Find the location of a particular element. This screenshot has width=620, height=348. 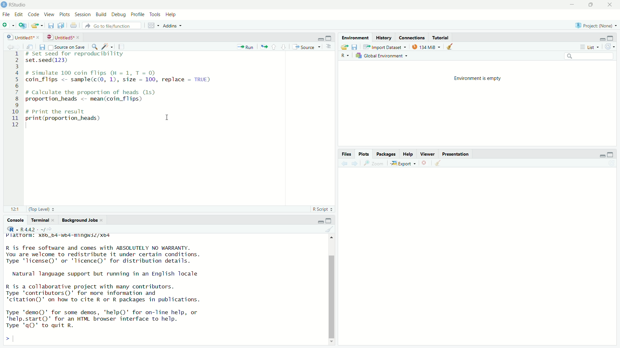

coin_tiips <- sample(c(O, 1), size = 100, replace = TRUE) is located at coordinates (122, 80).